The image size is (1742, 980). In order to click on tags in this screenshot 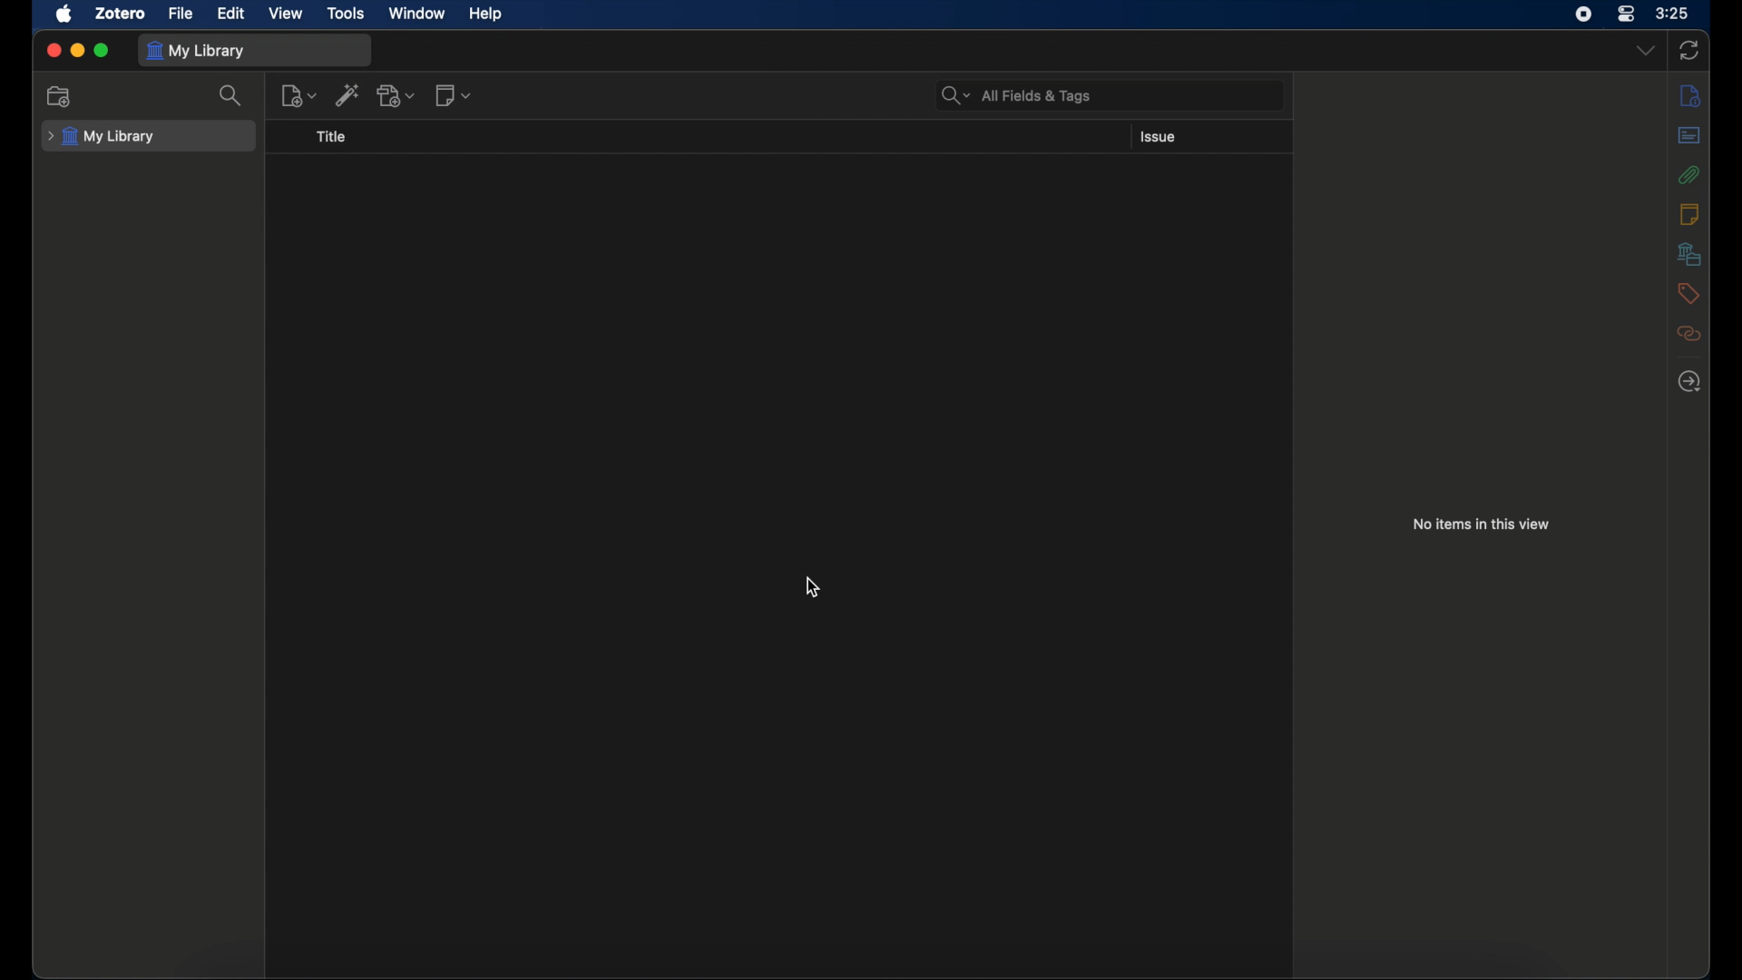, I will do `click(1686, 292)`.